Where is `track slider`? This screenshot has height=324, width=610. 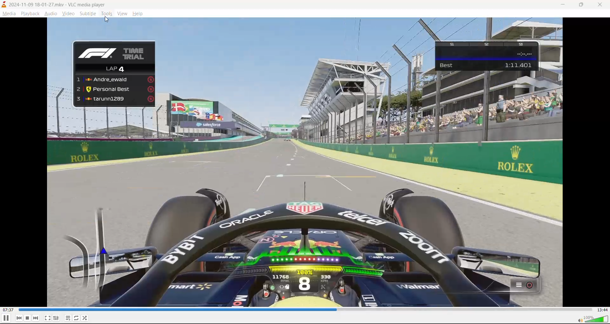
track slider is located at coordinates (306, 310).